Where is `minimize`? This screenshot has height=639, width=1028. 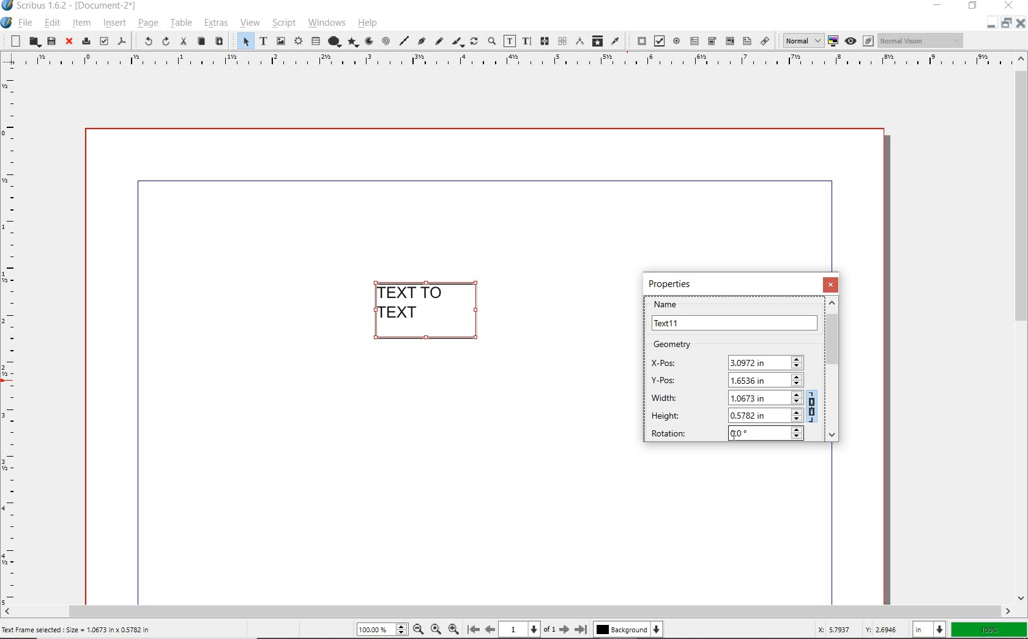 minimize is located at coordinates (990, 25).